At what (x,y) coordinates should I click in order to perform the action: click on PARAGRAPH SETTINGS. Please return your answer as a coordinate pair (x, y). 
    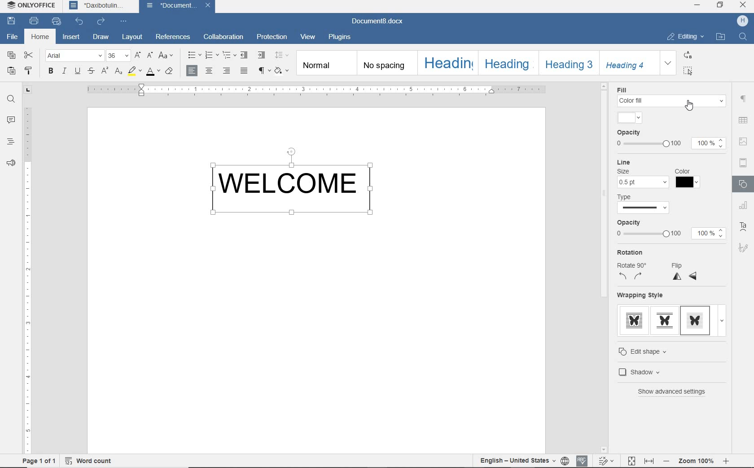
    Looking at the image, I should click on (743, 100).